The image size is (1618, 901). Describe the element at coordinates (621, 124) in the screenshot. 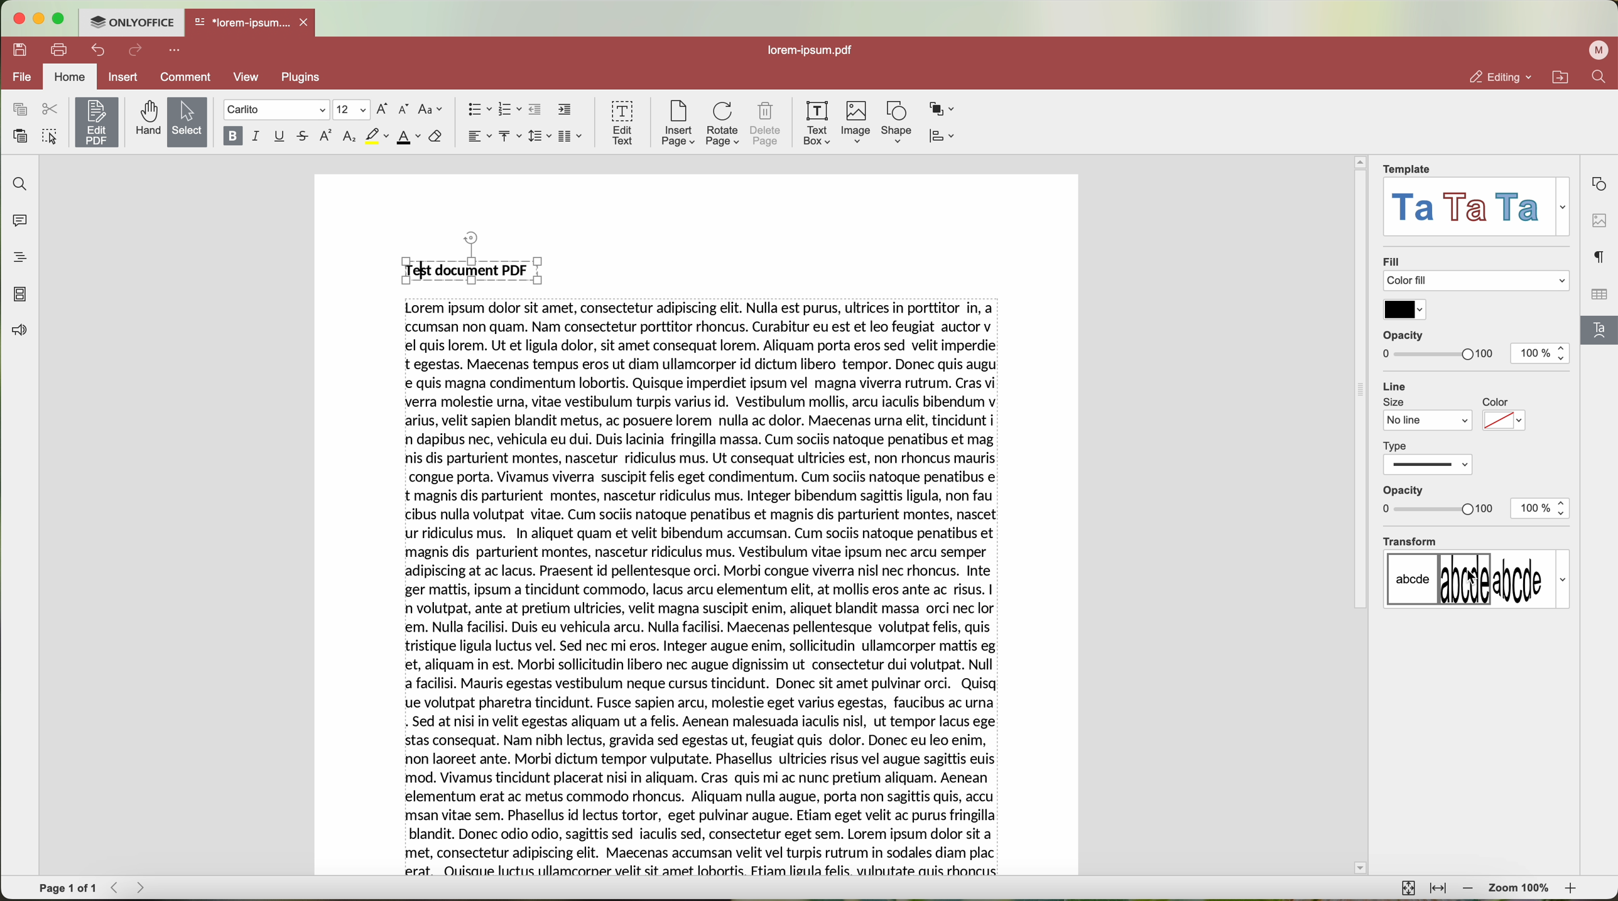

I see `edit text` at that location.